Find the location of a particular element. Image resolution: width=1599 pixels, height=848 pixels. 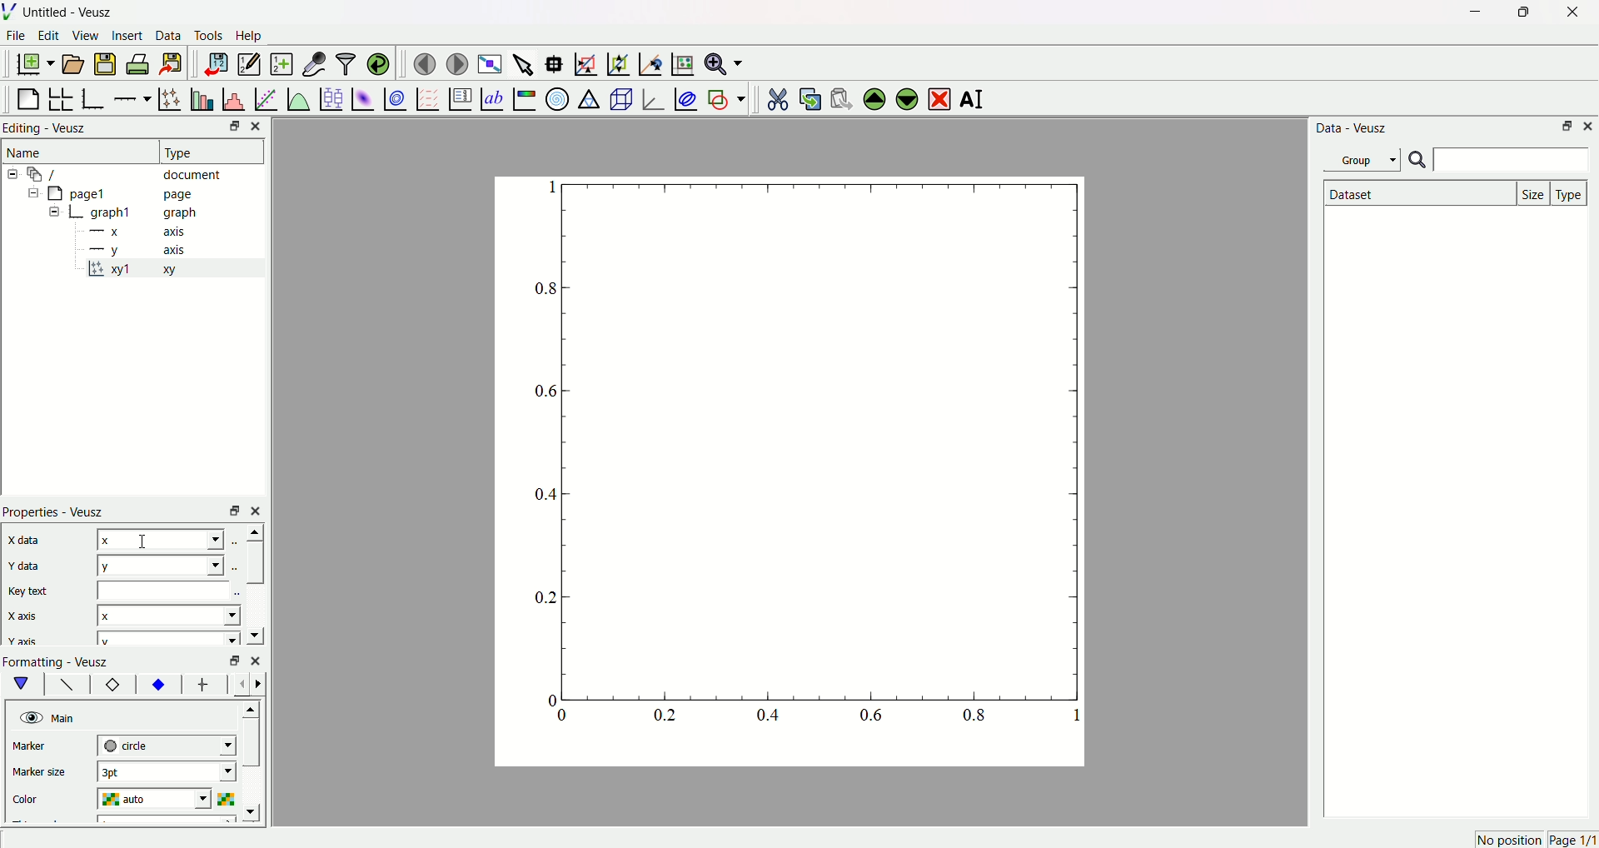

y axis is located at coordinates (142, 249).